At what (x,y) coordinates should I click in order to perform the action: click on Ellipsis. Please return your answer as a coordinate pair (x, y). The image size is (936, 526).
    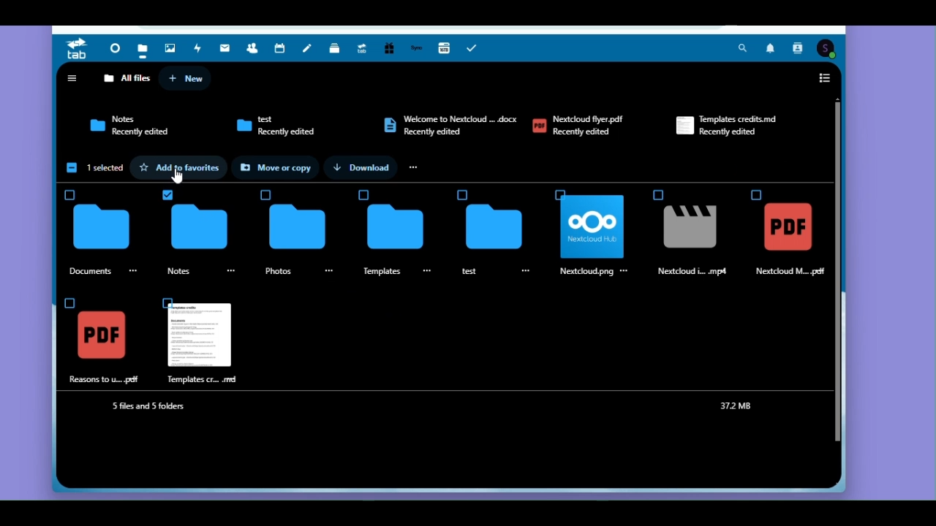
    Looking at the image, I should click on (133, 269).